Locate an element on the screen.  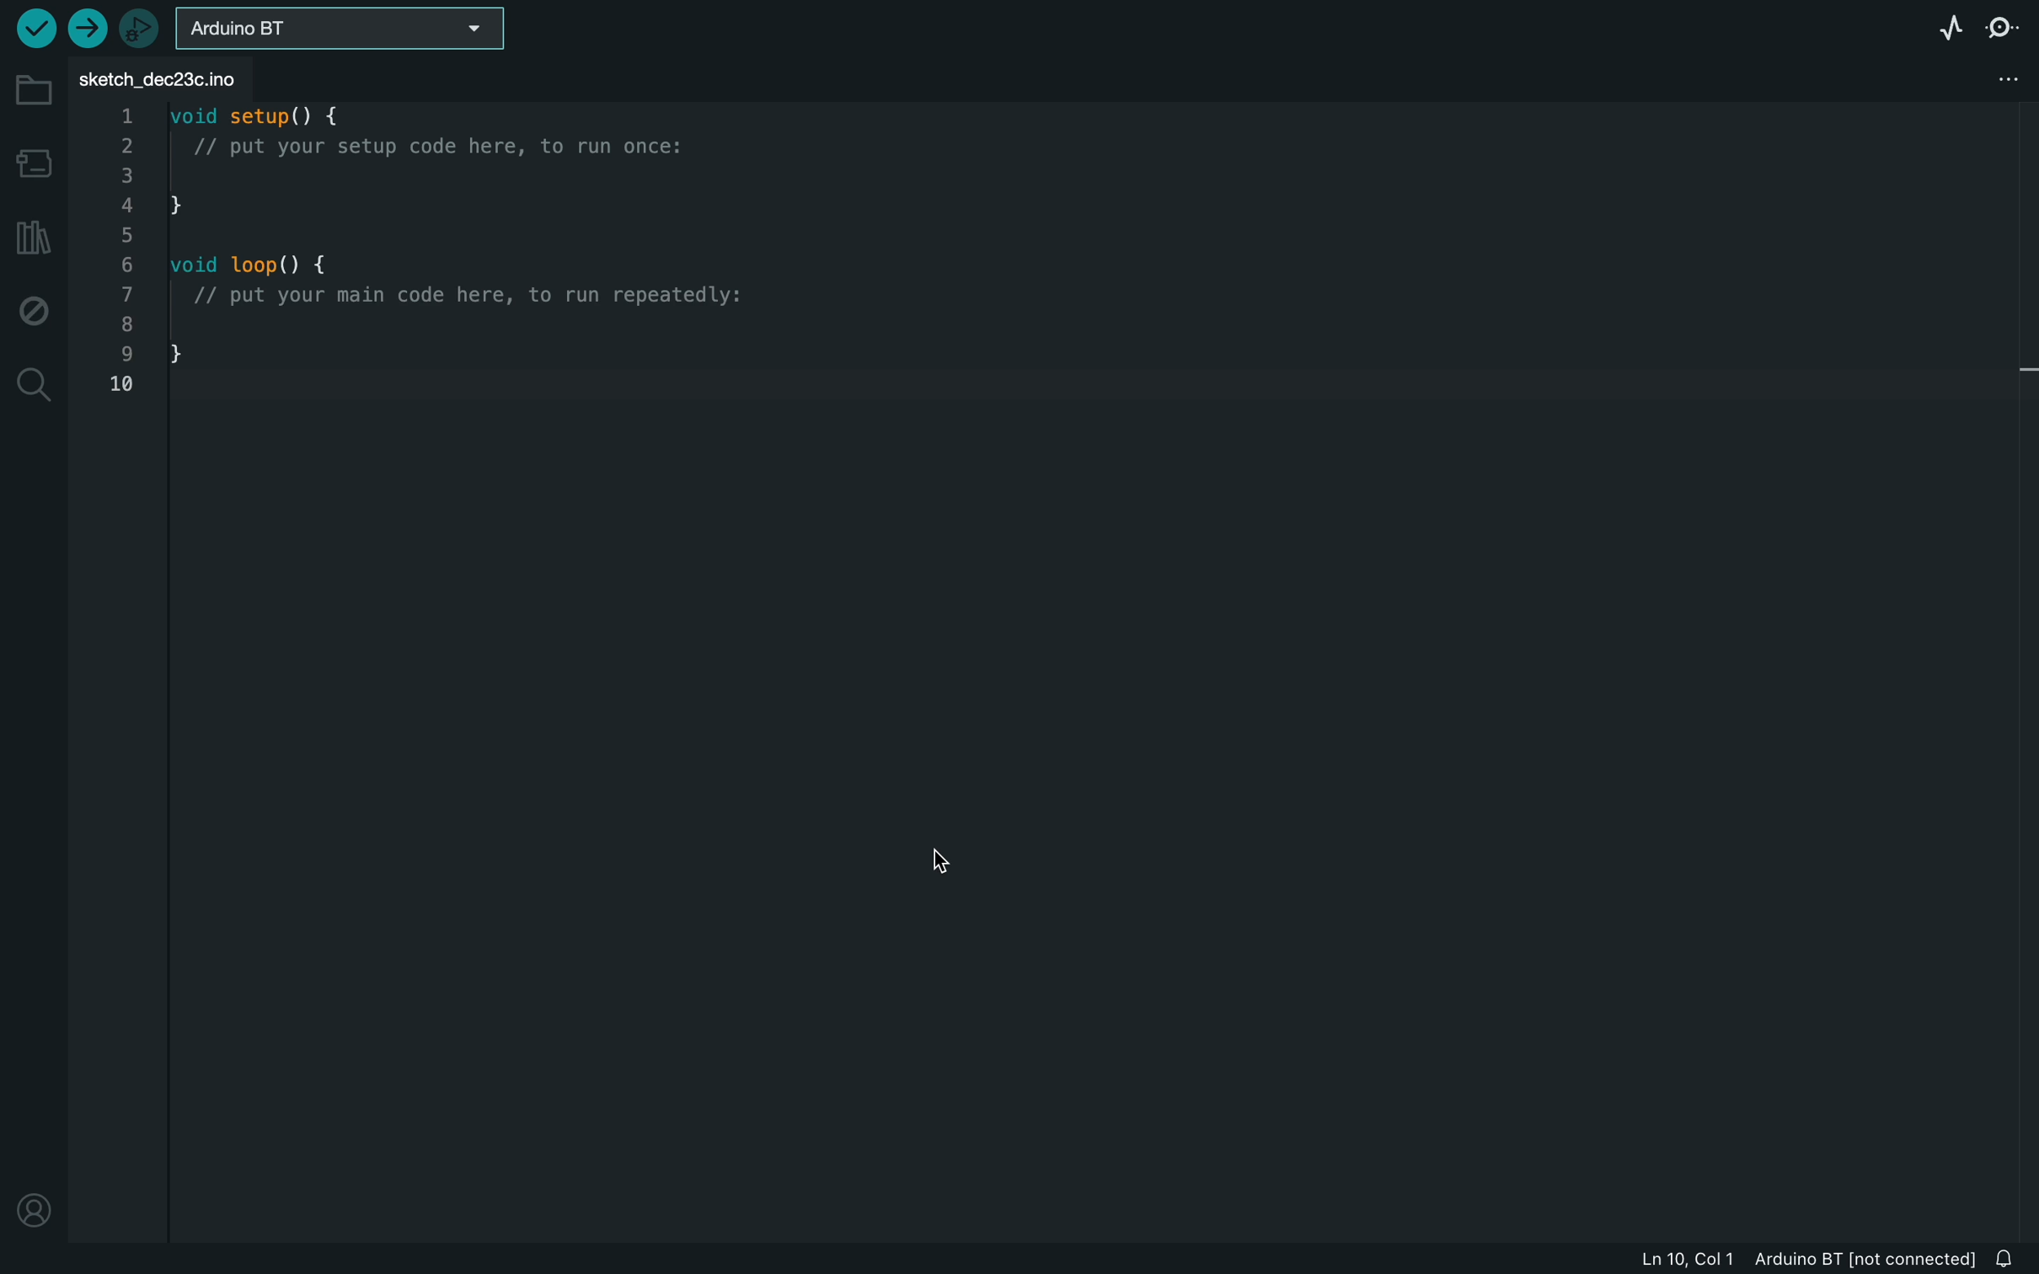
file setting is located at coordinates (2002, 78).